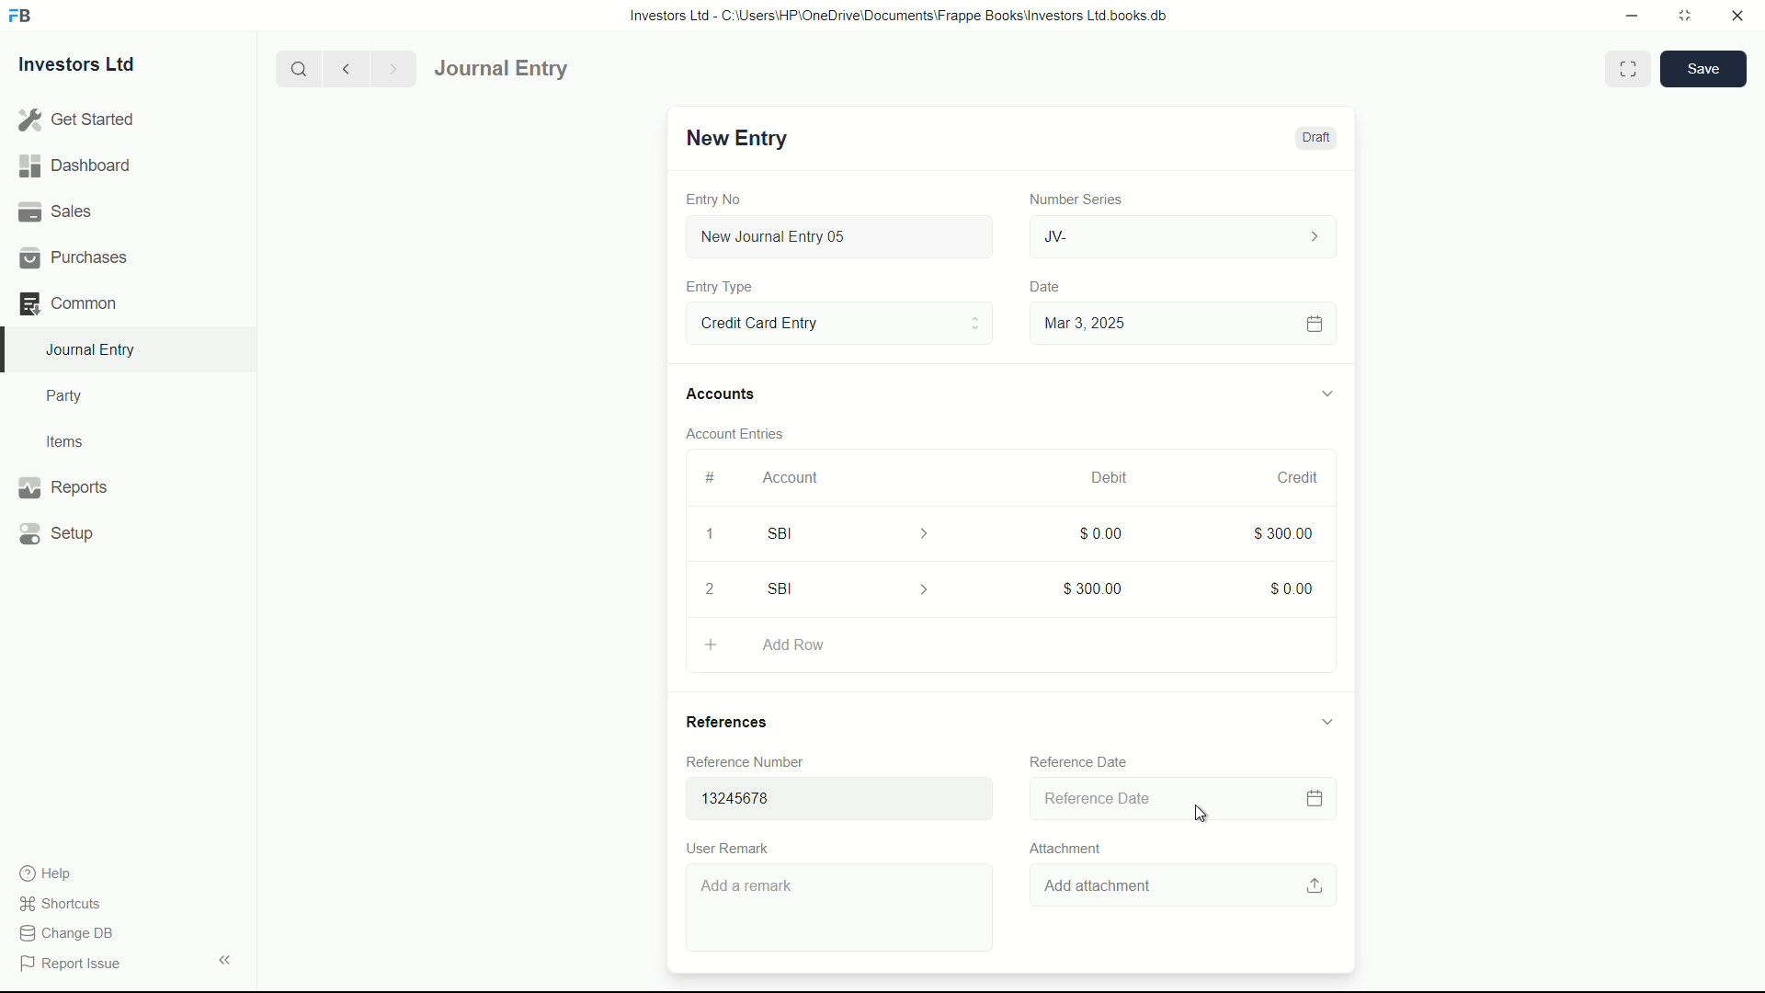  Describe the element at coordinates (720, 287) in the screenshot. I see `Entry Type` at that location.